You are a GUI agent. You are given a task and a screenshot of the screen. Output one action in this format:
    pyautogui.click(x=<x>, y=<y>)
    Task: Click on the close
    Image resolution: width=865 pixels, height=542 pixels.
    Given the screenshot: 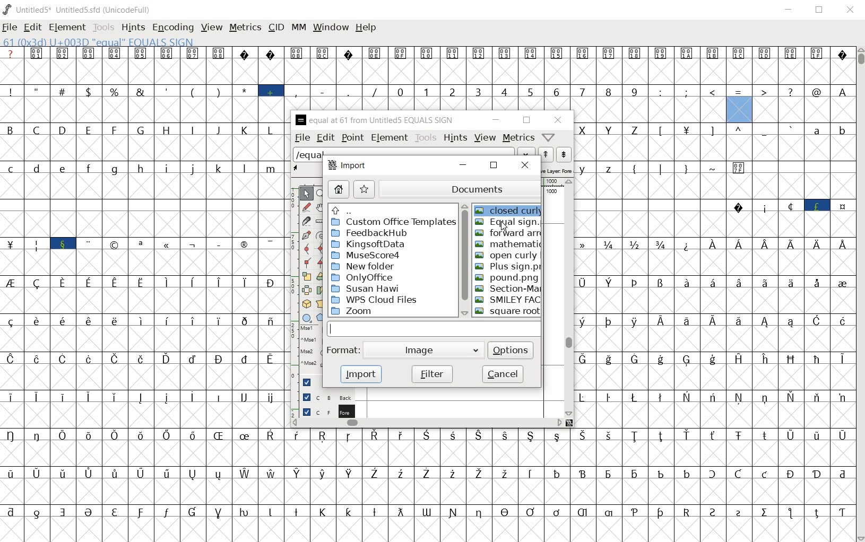 What is the action you would take?
    pyautogui.click(x=850, y=11)
    